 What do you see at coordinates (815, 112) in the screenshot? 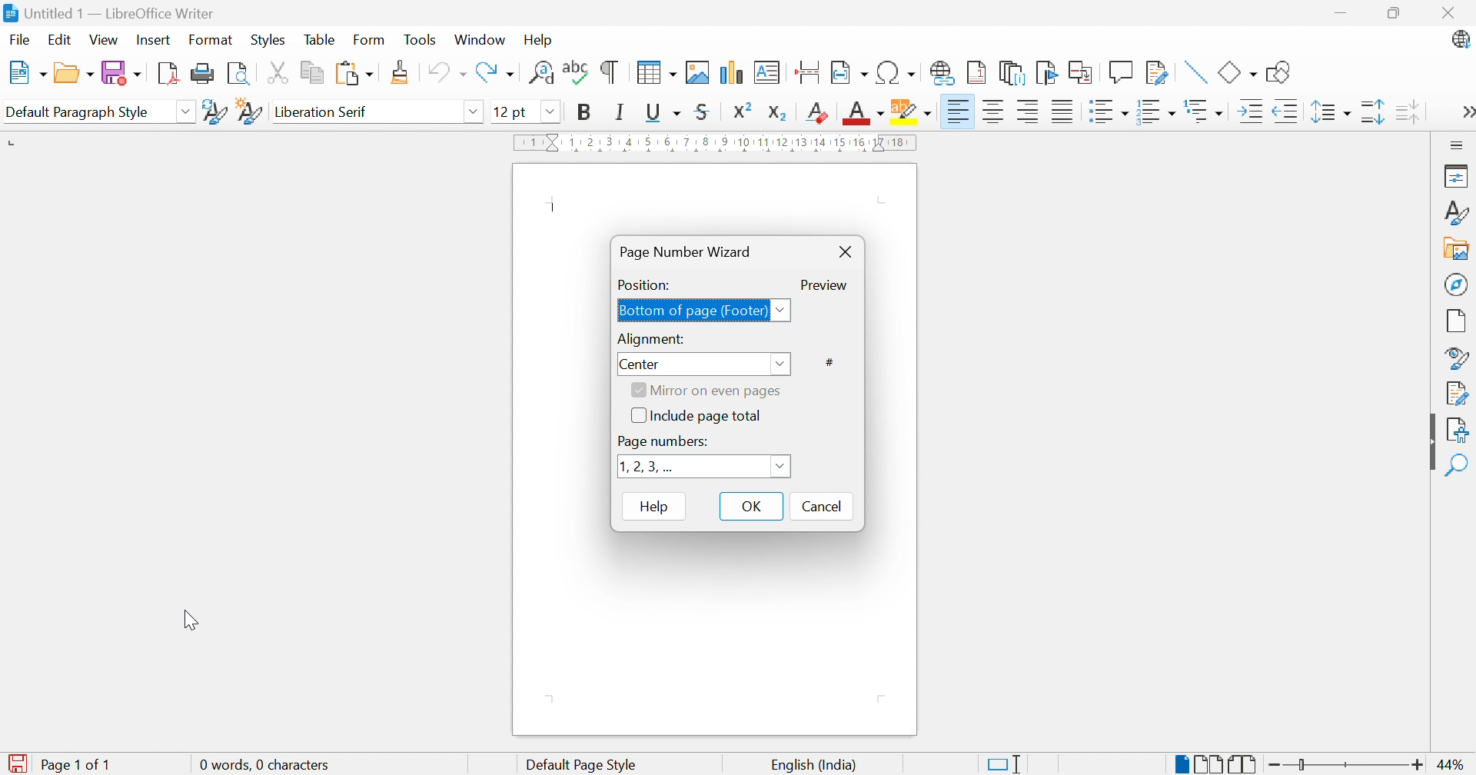
I see `Clear direct formatting` at bounding box center [815, 112].